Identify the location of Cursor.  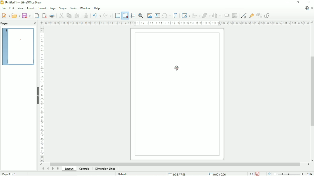
(177, 68).